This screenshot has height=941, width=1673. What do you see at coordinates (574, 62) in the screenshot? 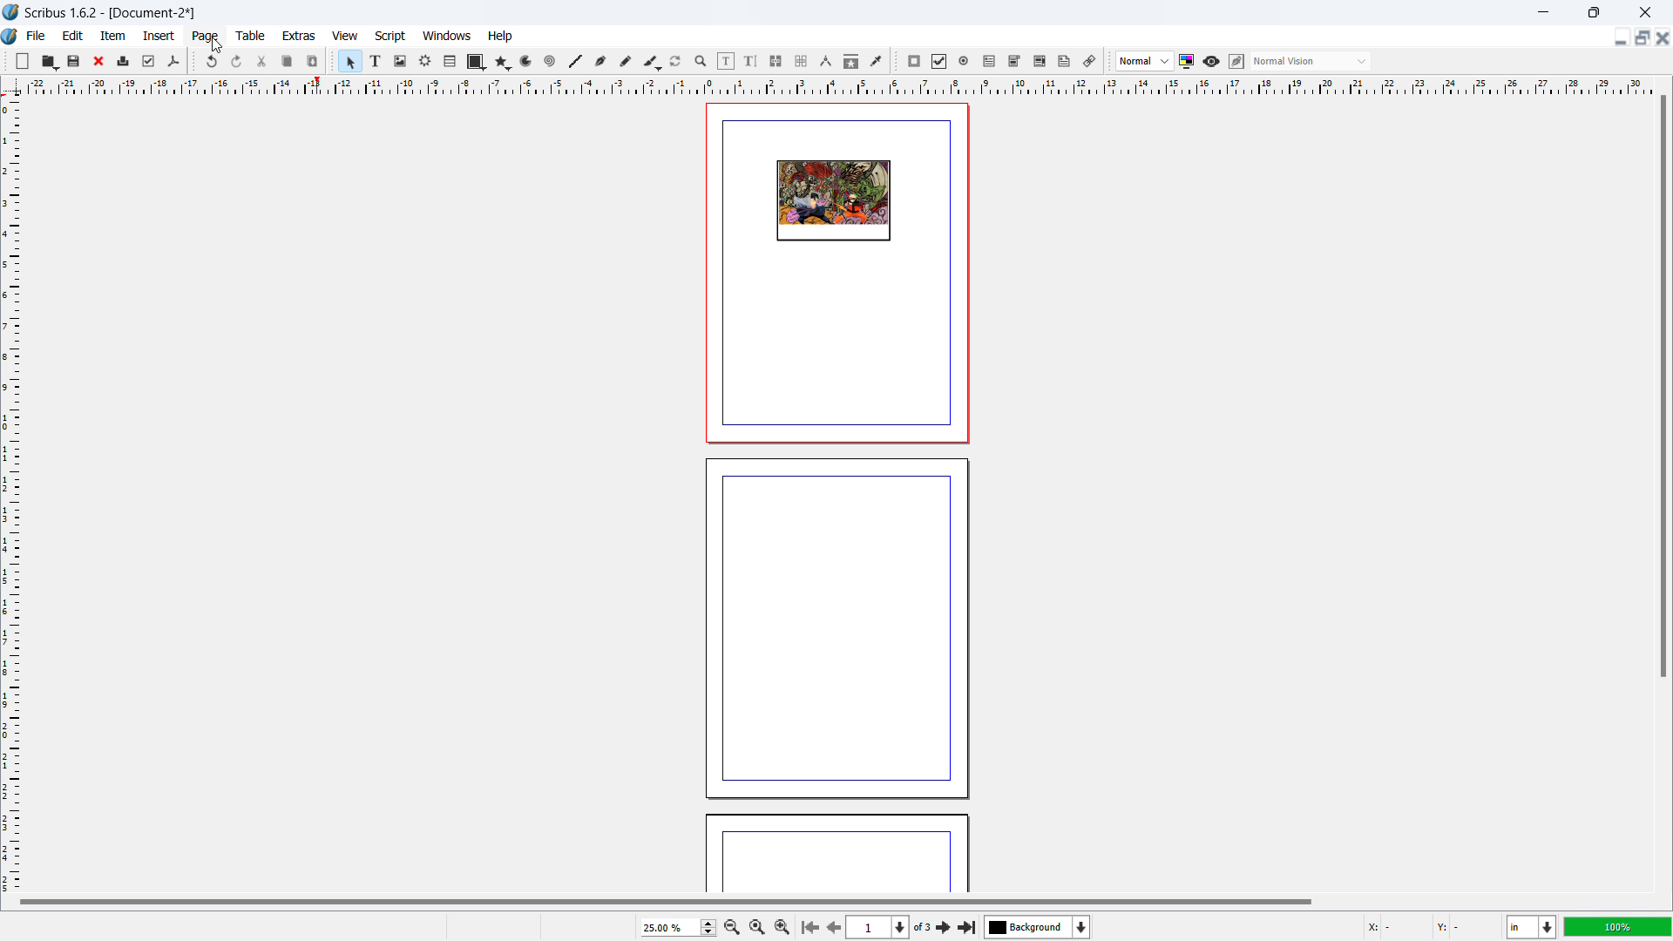
I see `line` at bounding box center [574, 62].